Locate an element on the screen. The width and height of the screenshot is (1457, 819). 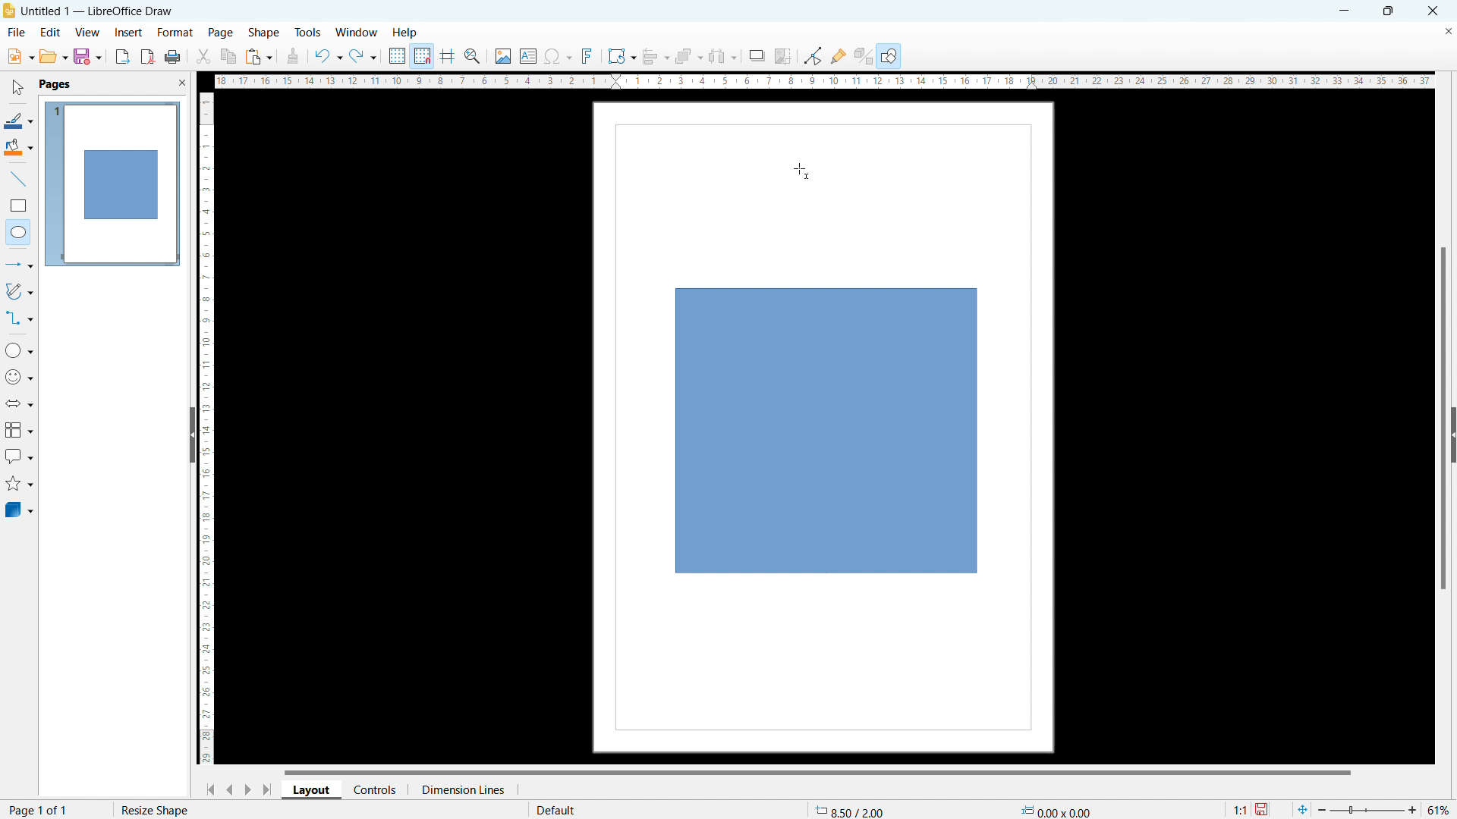
expand pane is located at coordinates (1452, 435).